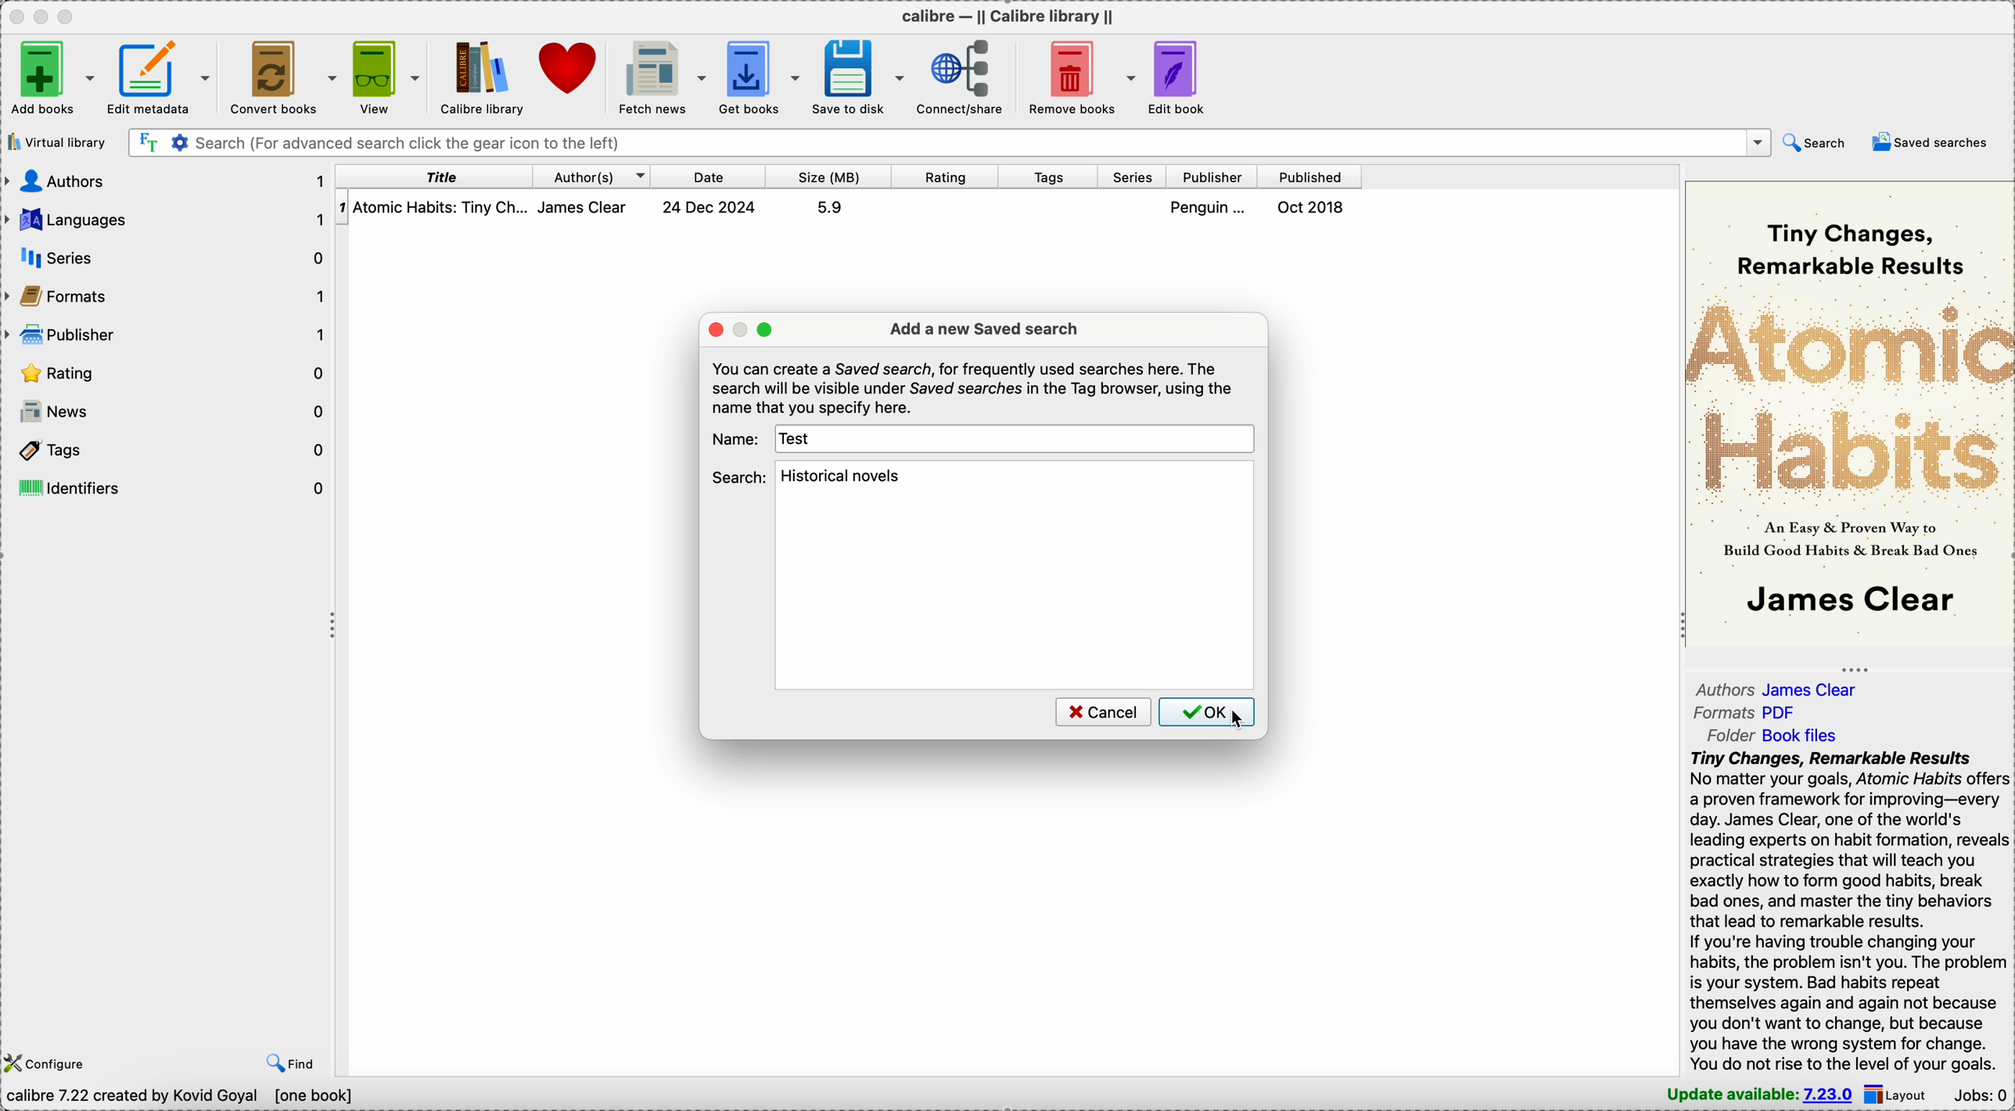  What do you see at coordinates (1212, 207) in the screenshot?
I see `penguin...` at bounding box center [1212, 207].